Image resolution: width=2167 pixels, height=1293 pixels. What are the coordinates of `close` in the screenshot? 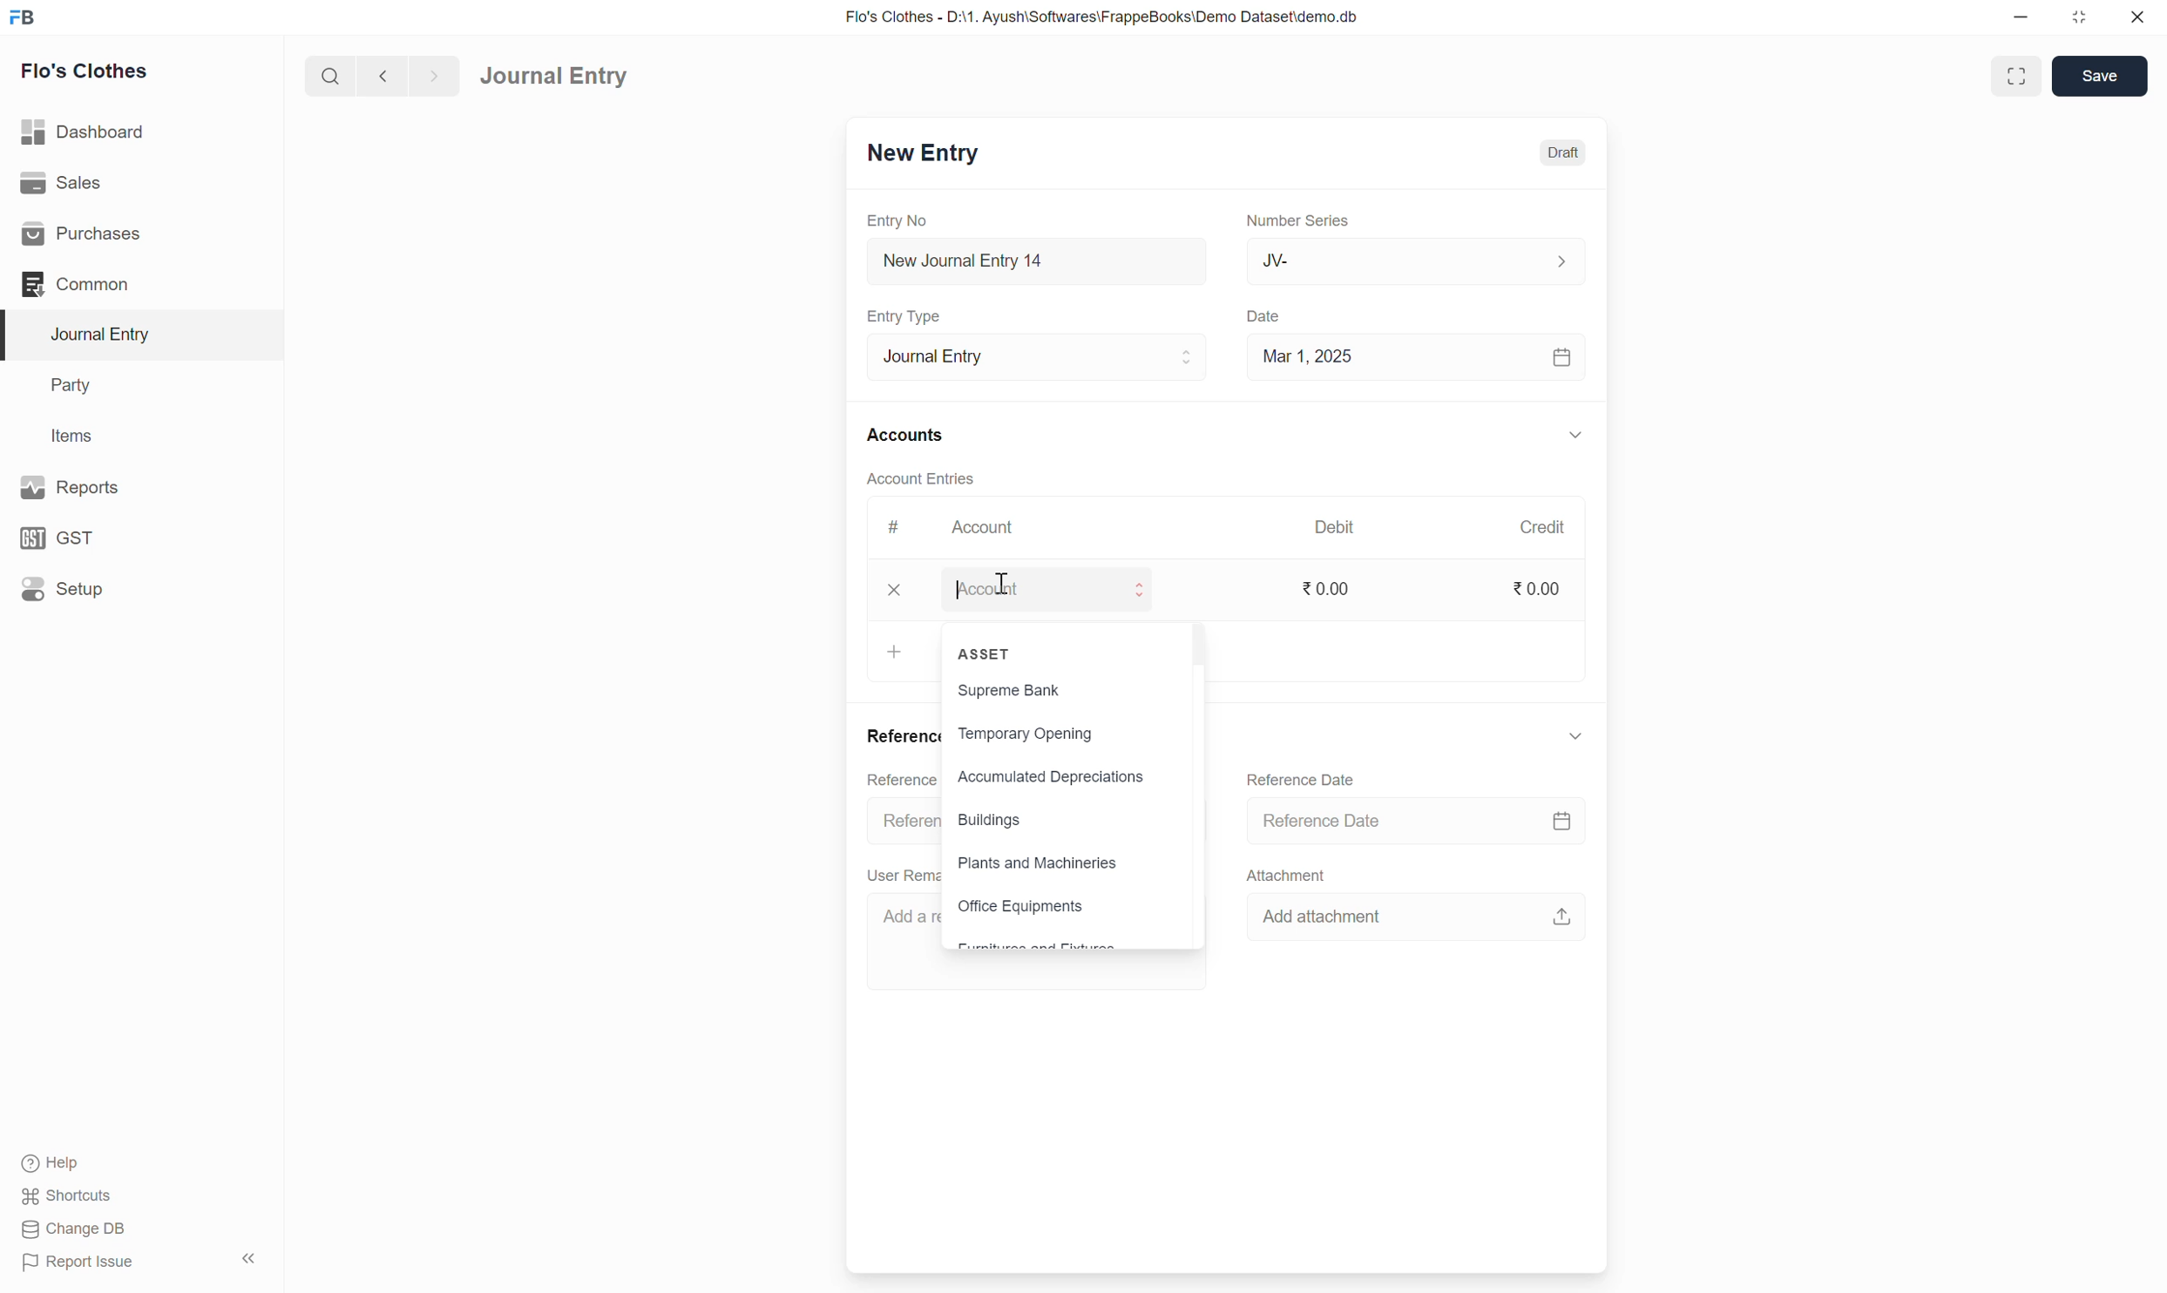 It's located at (2137, 17).